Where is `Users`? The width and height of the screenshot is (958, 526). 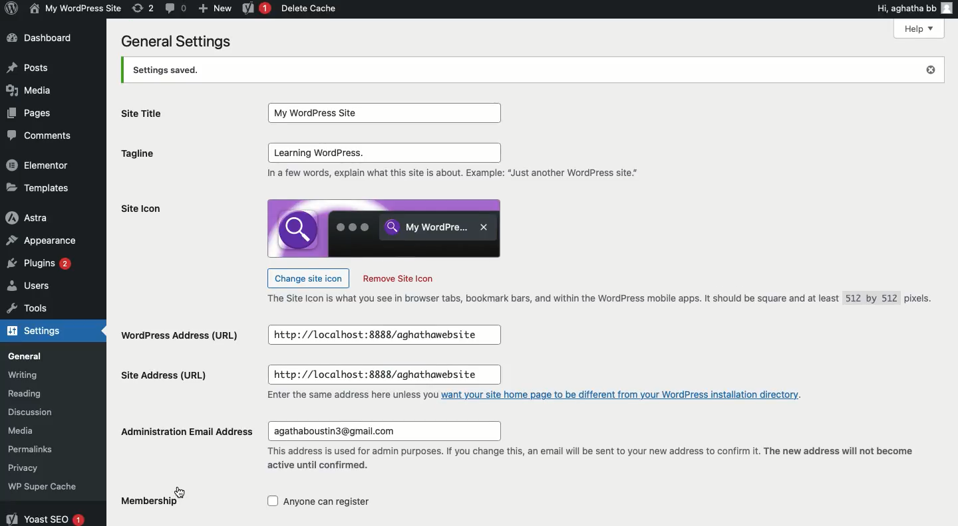
Users is located at coordinates (39, 287).